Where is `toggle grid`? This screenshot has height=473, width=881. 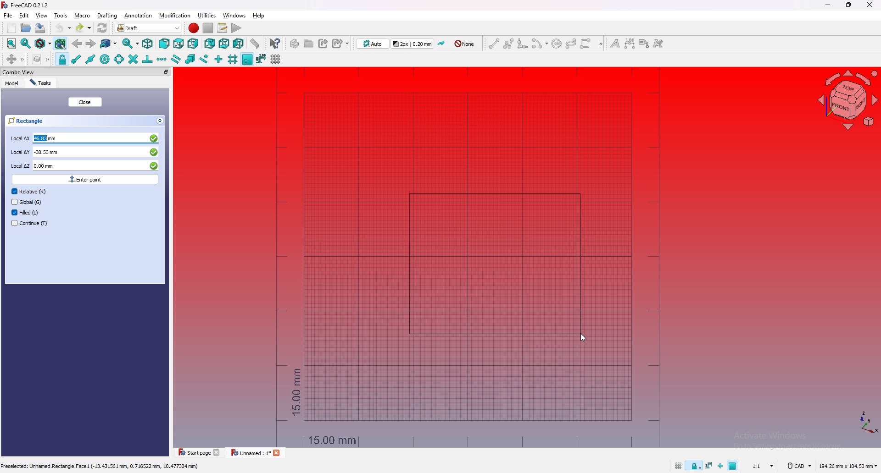
toggle grid is located at coordinates (277, 59).